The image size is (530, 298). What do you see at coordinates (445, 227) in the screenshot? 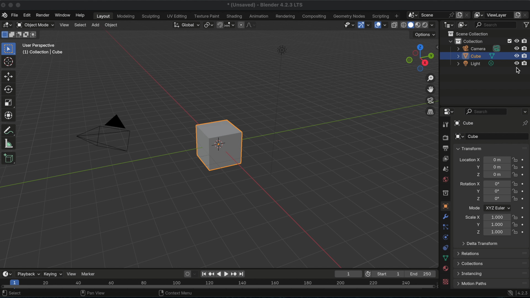
I see `particles` at bounding box center [445, 227].